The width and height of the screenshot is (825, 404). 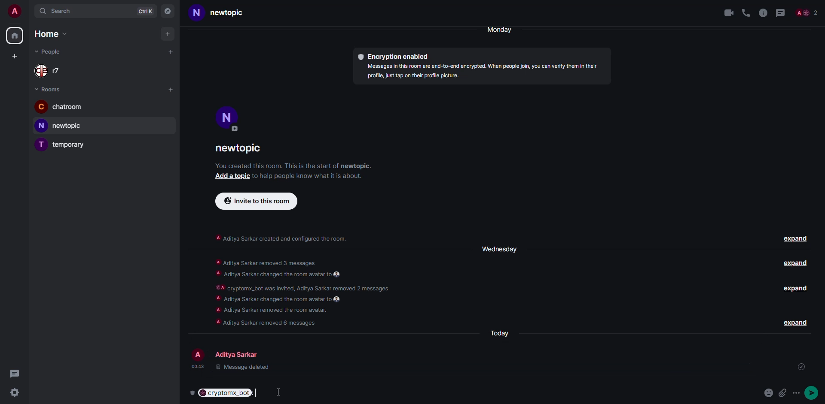 I want to click on send, so click(x=814, y=392).